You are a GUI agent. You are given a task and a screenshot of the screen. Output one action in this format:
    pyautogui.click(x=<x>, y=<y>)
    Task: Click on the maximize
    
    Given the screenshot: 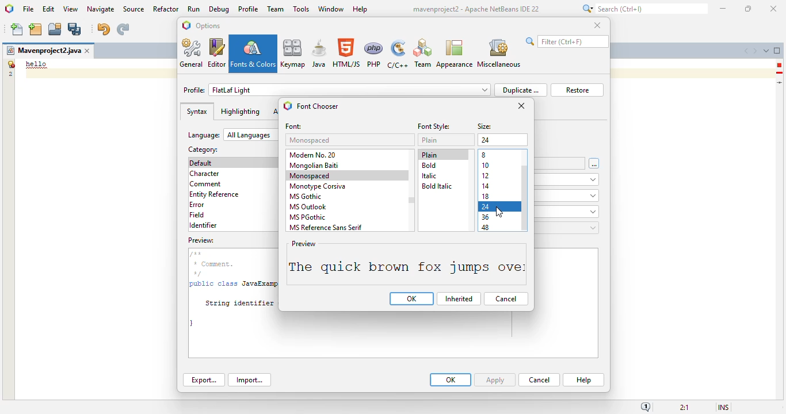 What is the action you would take?
    pyautogui.click(x=747, y=9)
    